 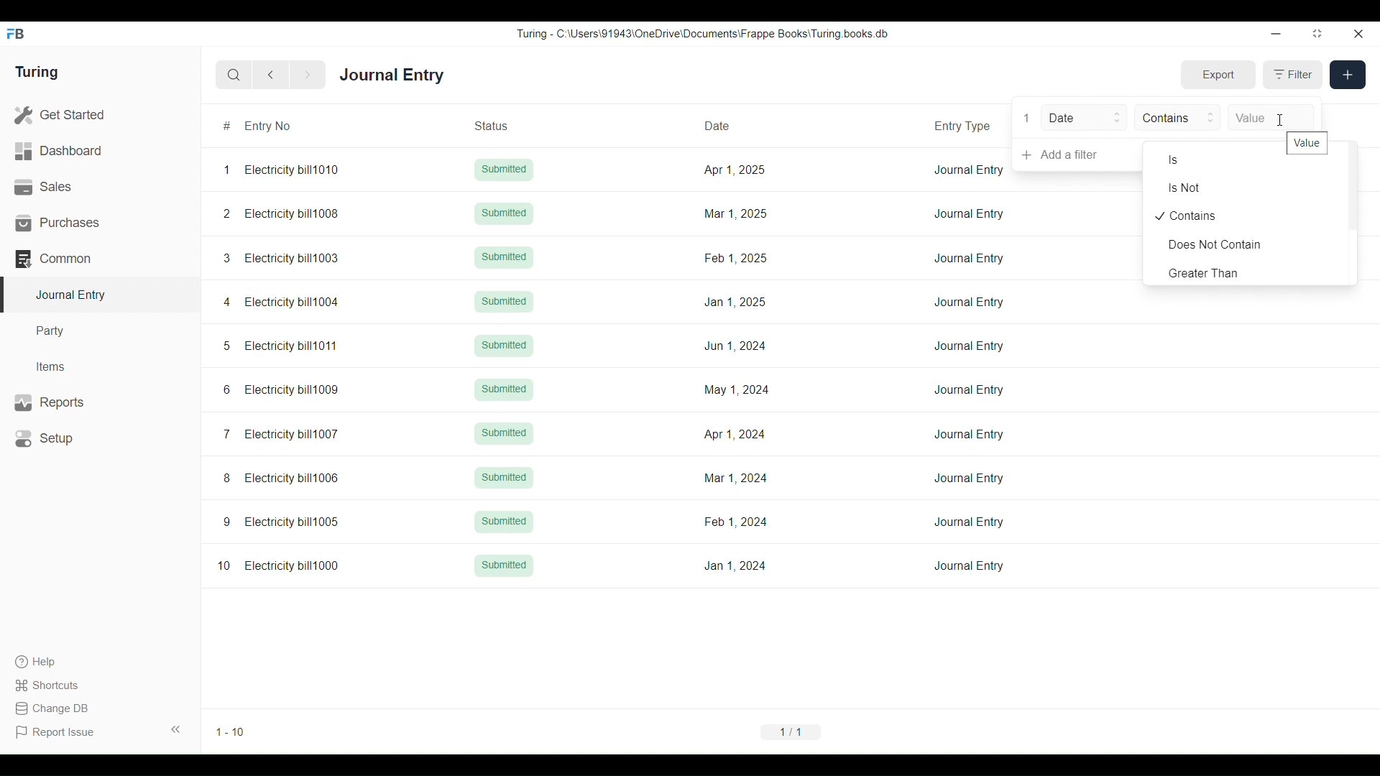 What do you see at coordinates (14, 34) in the screenshot?
I see `Frappe Books logo` at bounding box center [14, 34].